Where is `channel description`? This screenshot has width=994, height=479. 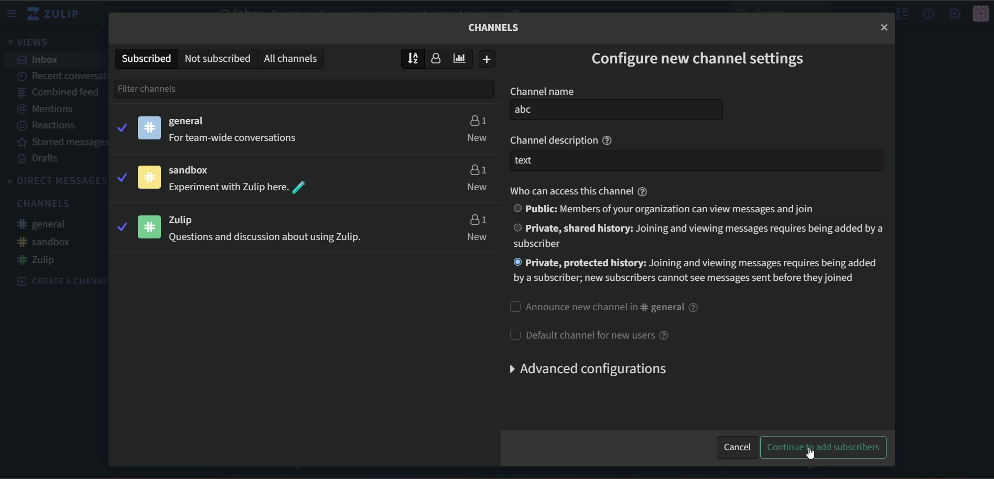 channel description is located at coordinates (564, 139).